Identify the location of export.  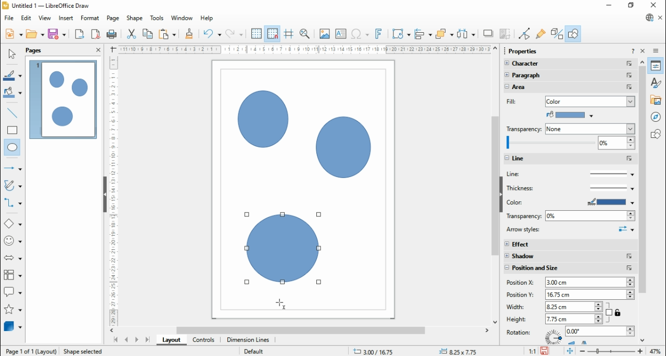
(79, 34).